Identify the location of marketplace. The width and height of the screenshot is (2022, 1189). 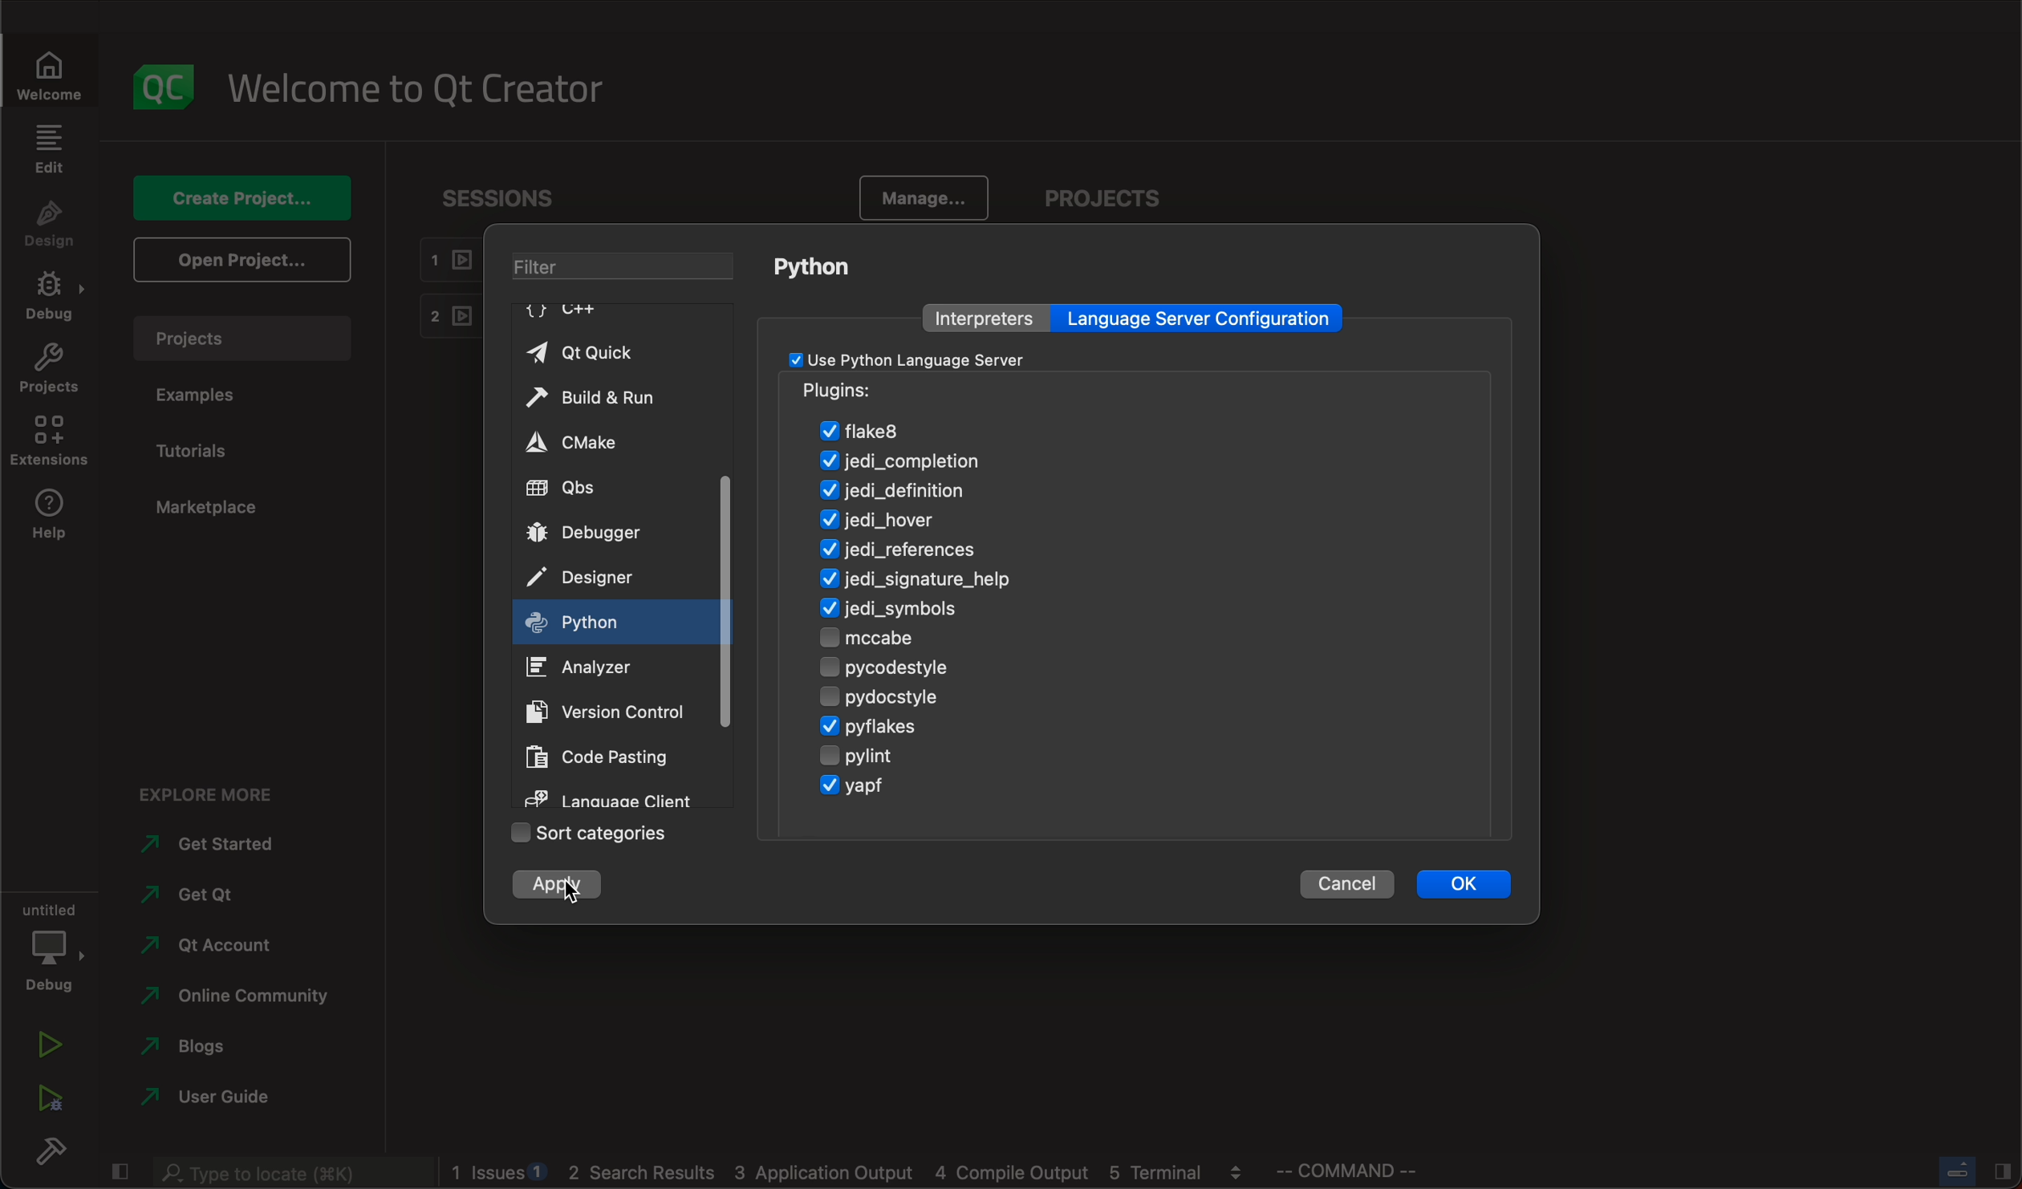
(216, 509).